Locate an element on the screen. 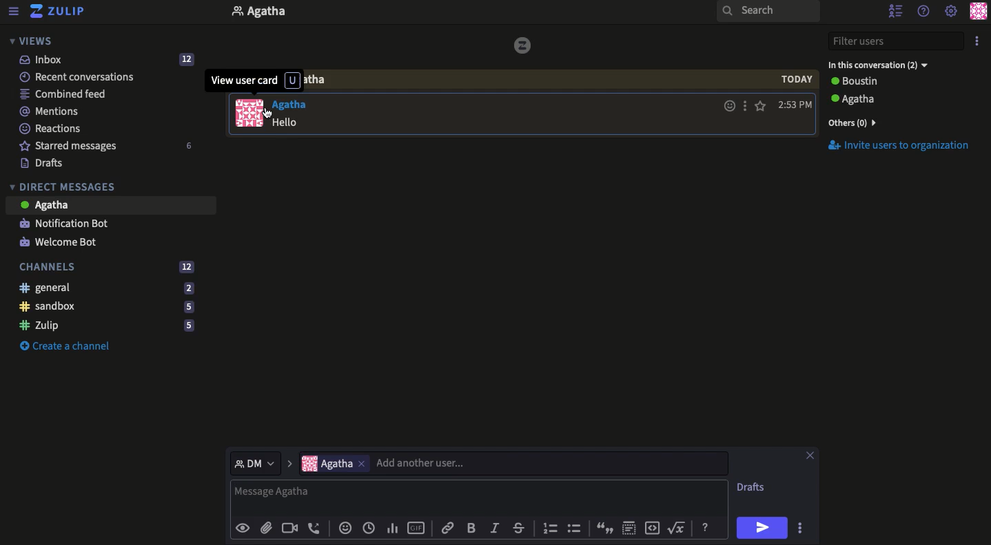 Image resolution: width=991 pixels, height=545 pixels.  is located at coordinates (361, 463).